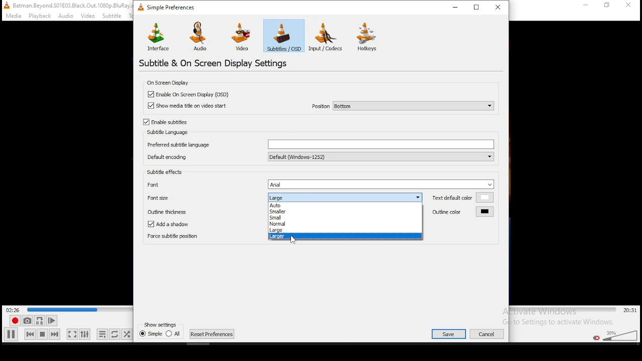 This screenshot has height=361, width=642. Describe the element at coordinates (202, 237) in the screenshot. I see `force subtitle position` at that location.